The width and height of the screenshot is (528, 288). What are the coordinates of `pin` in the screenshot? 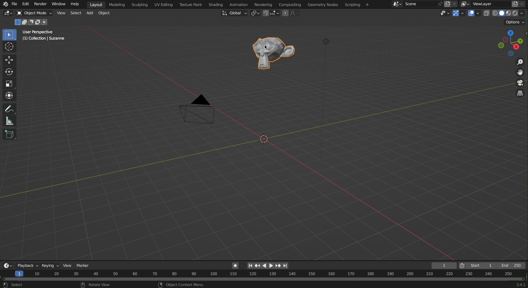 It's located at (440, 4).